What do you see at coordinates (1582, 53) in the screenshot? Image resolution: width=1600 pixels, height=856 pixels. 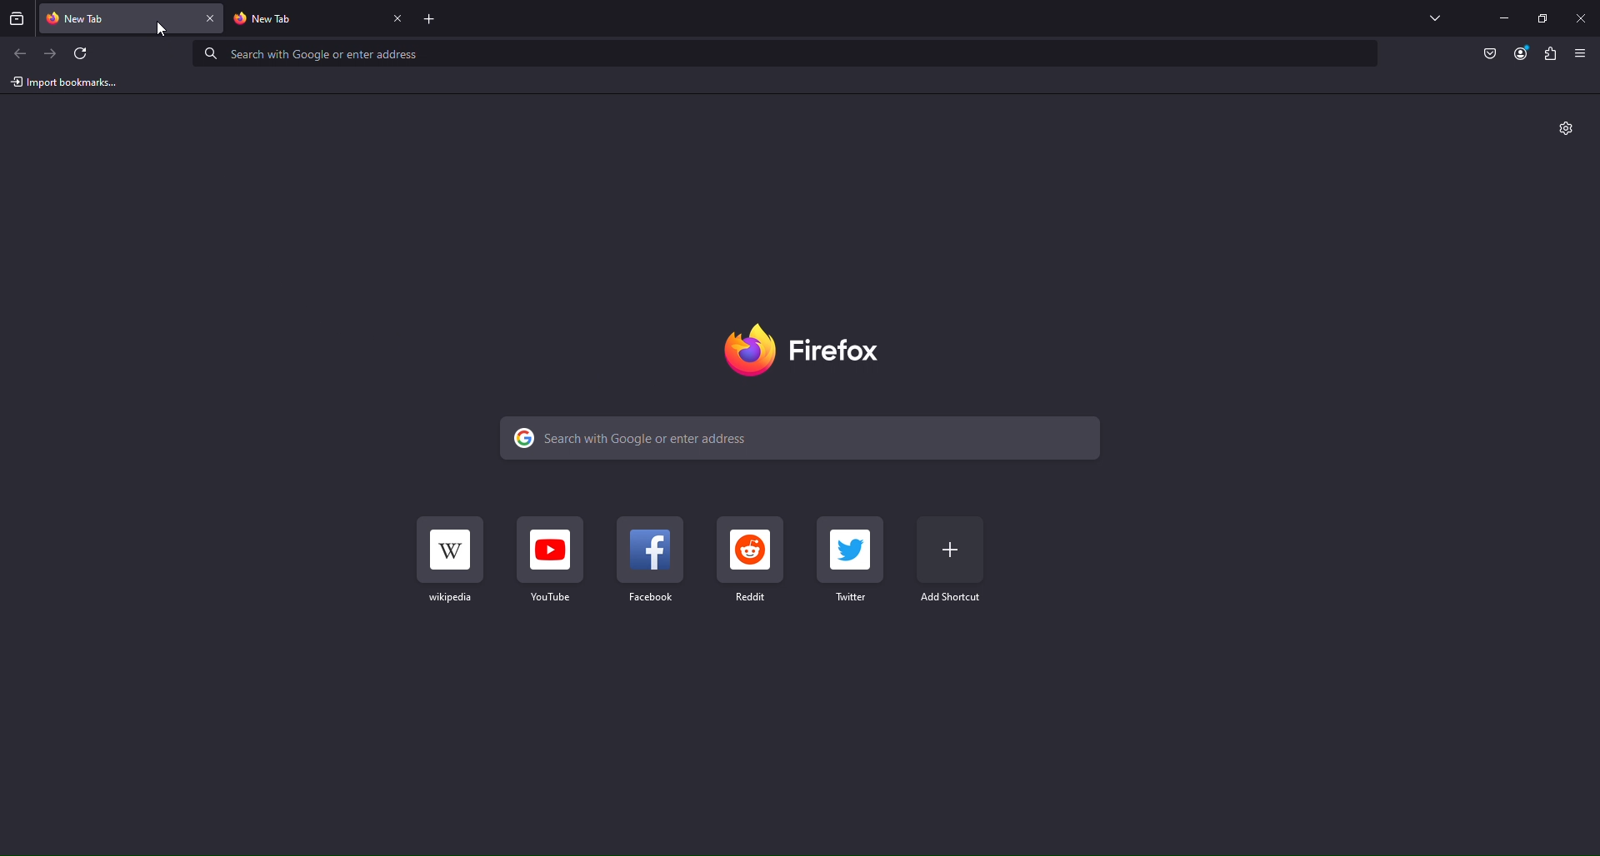 I see `Show Application Menu` at bounding box center [1582, 53].